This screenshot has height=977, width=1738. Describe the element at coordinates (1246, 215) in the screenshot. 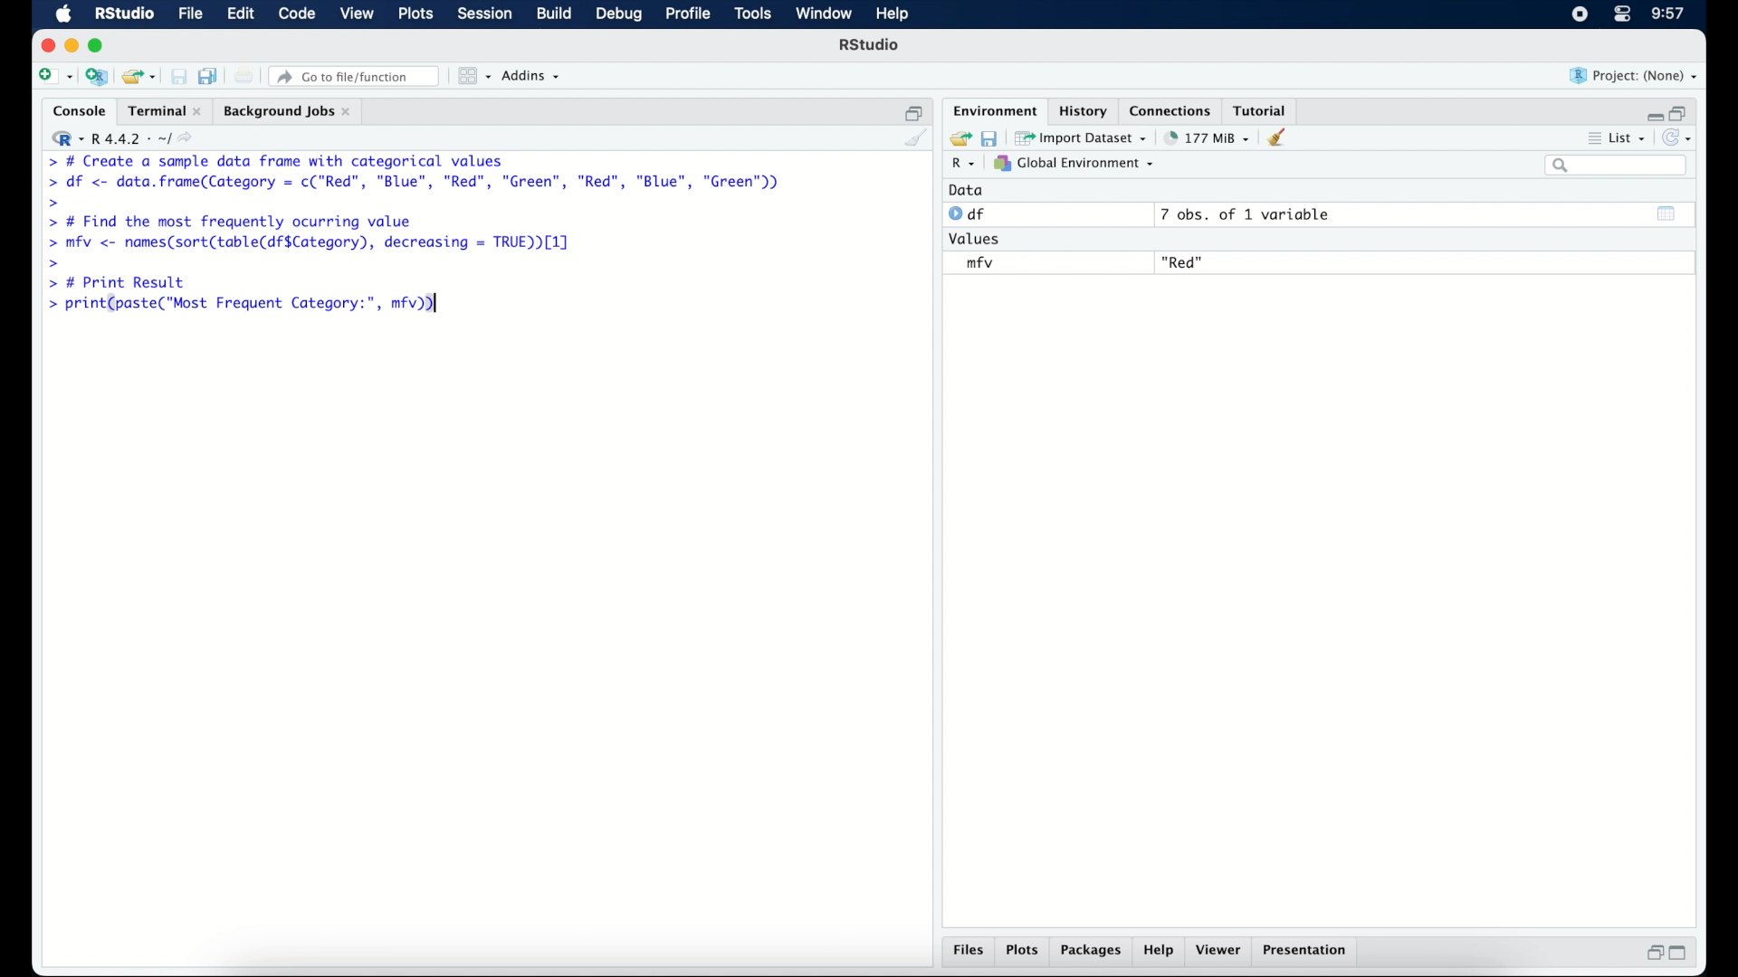

I see `7 obs, of 1 variable` at that location.